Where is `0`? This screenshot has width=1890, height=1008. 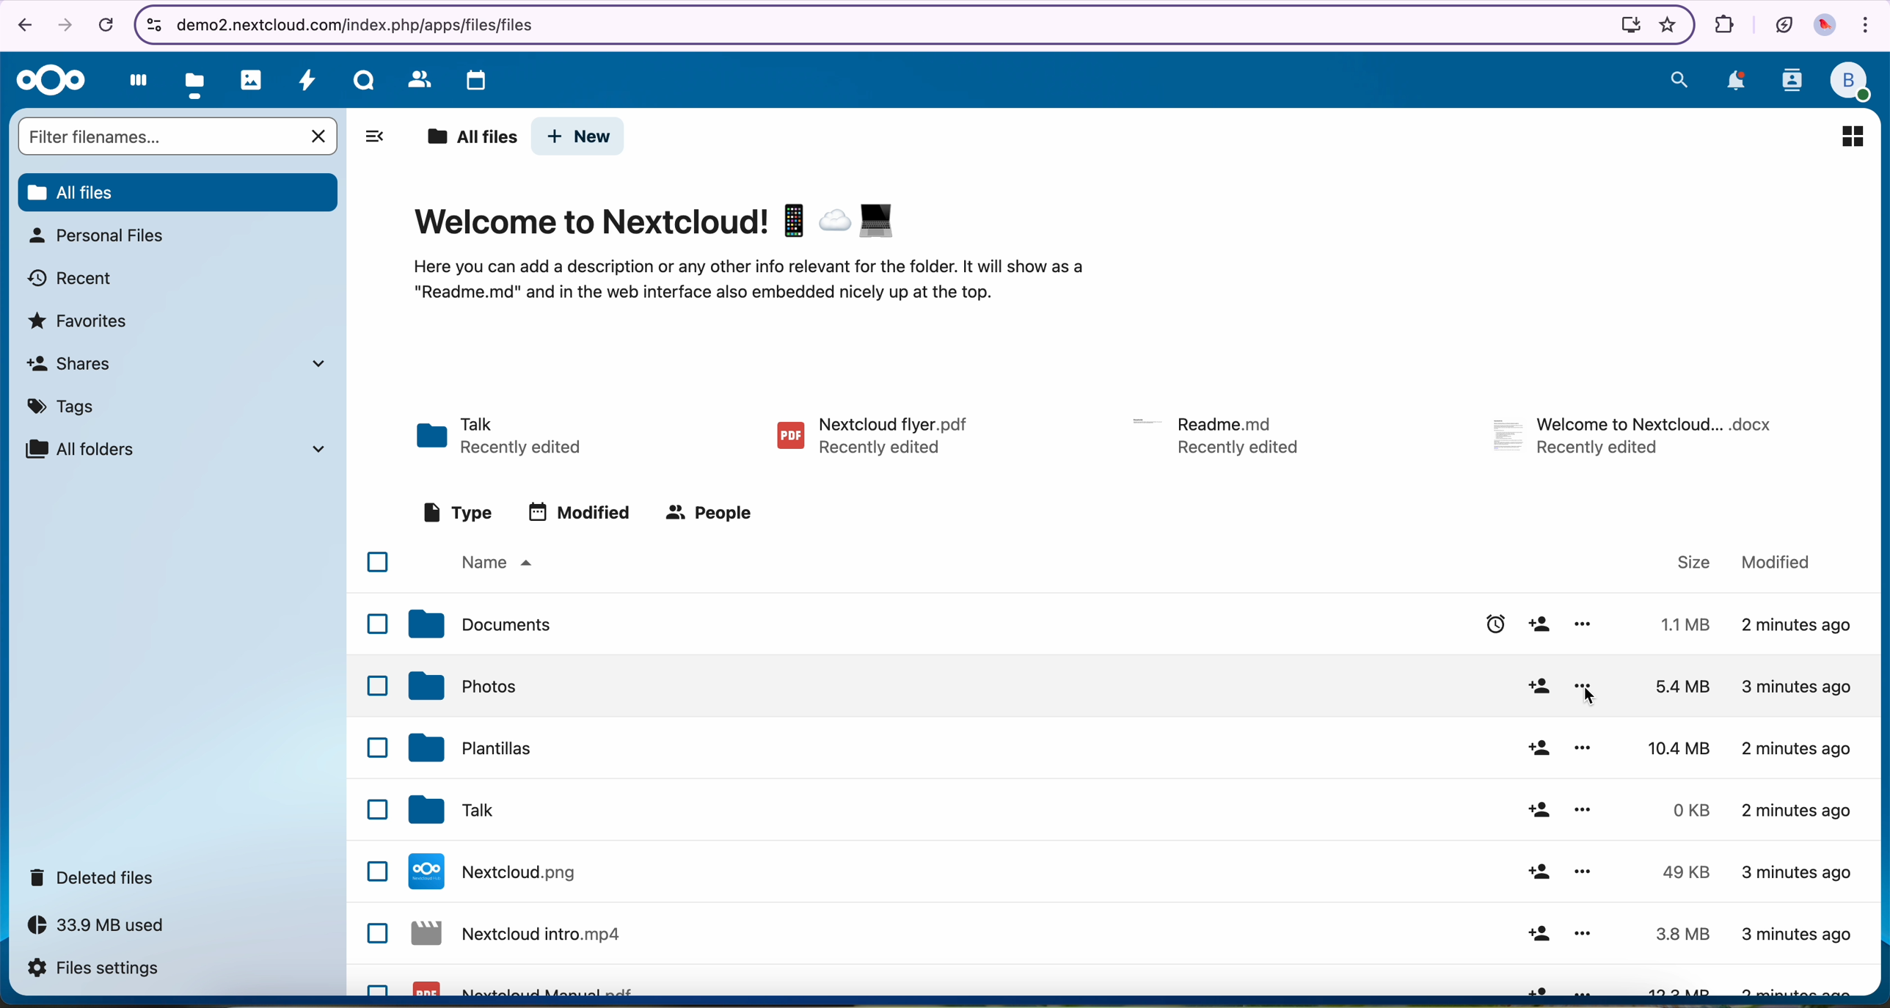 0 is located at coordinates (1679, 810).